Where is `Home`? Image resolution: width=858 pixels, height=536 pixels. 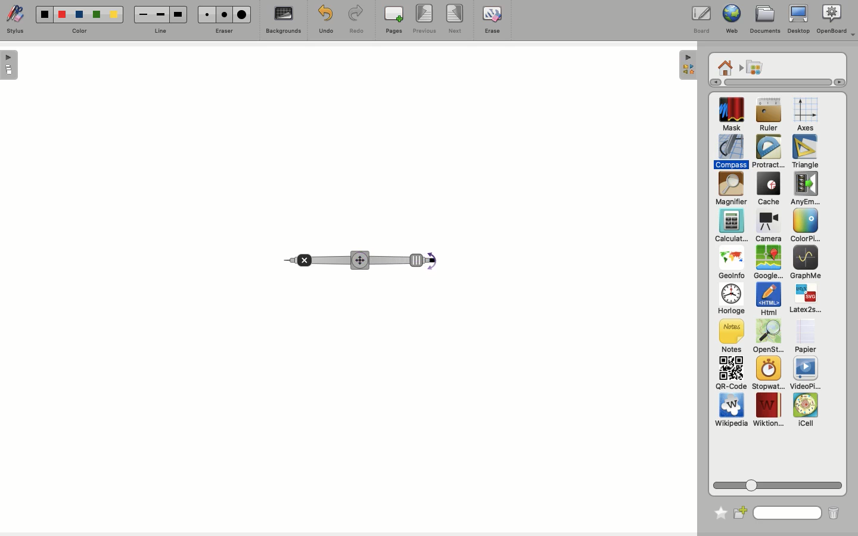 Home is located at coordinates (725, 67).